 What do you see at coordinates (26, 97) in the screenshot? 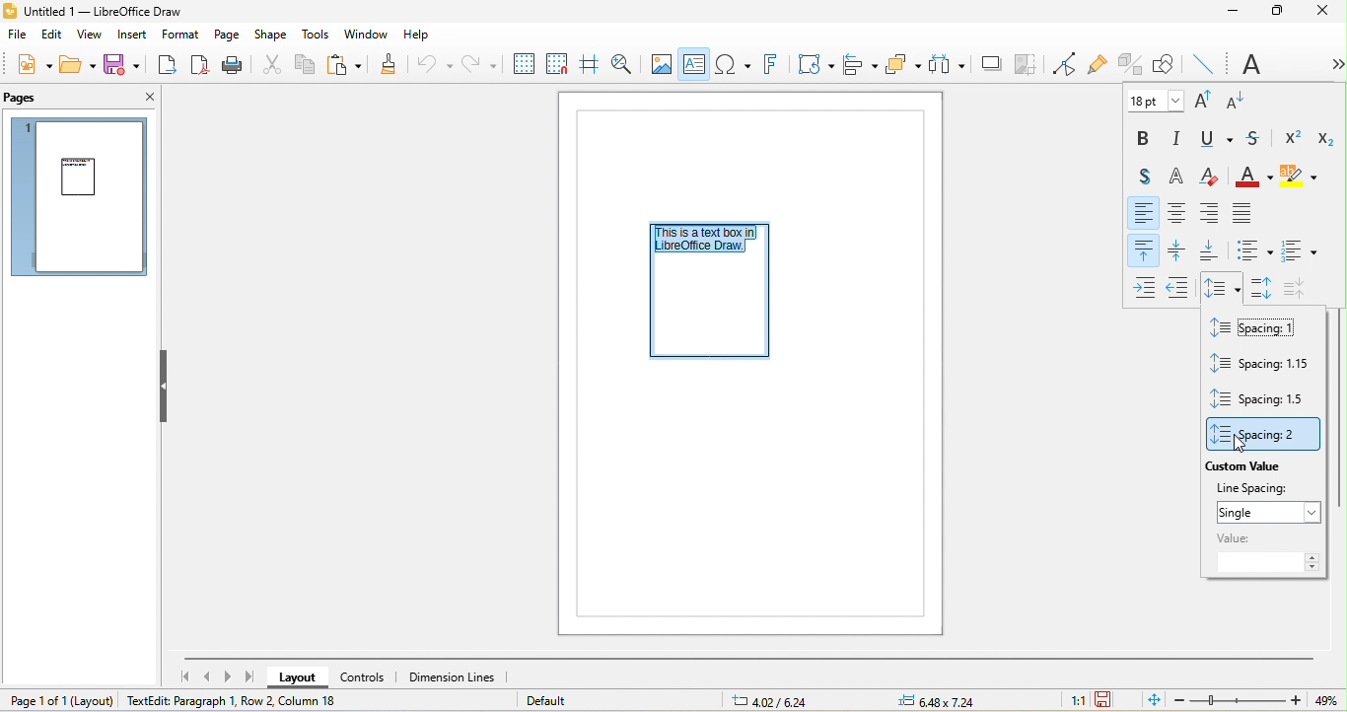
I see `pages` at bounding box center [26, 97].